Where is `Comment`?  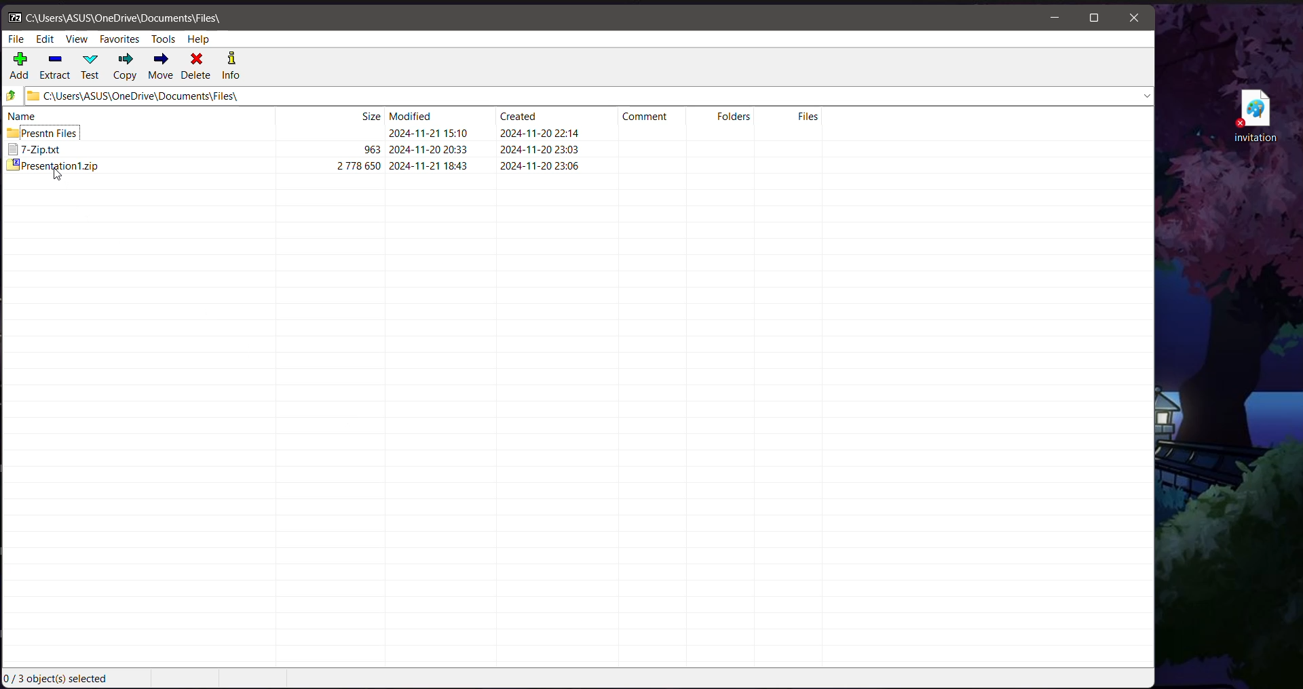
Comment is located at coordinates (649, 115).